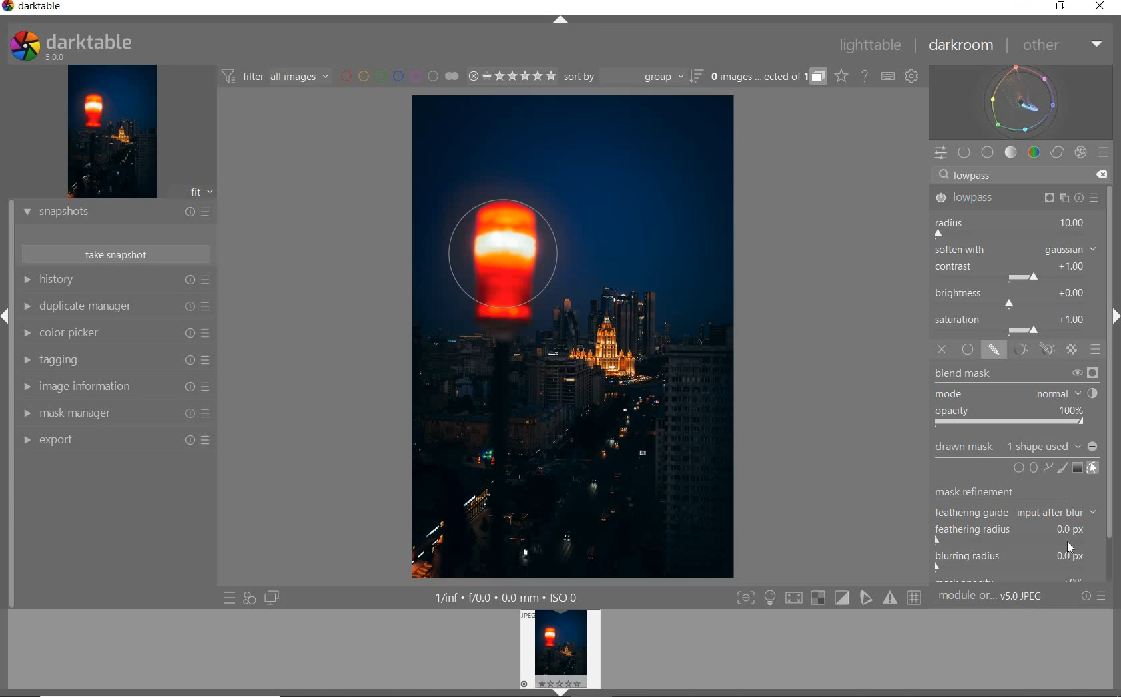 Image resolution: width=1121 pixels, height=697 pixels. Describe the element at coordinates (1019, 533) in the screenshot. I see `MASK REFINEMENT` at that location.